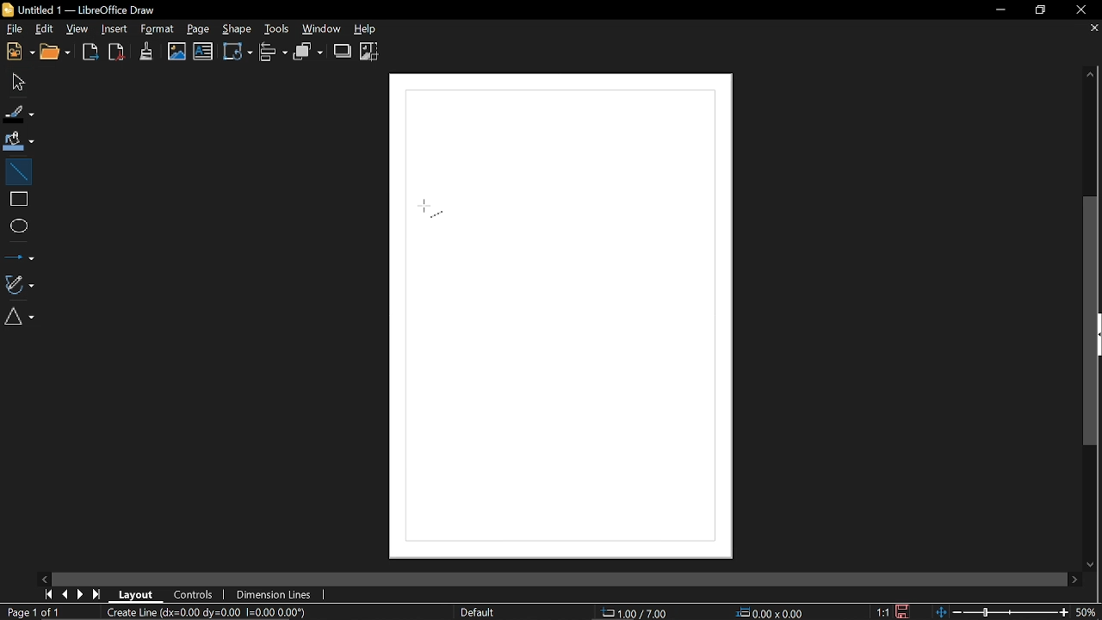 Image resolution: width=1102 pixels, height=620 pixels. What do you see at coordinates (33, 612) in the screenshot?
I see `Current page` at bounding box center [33, 612].